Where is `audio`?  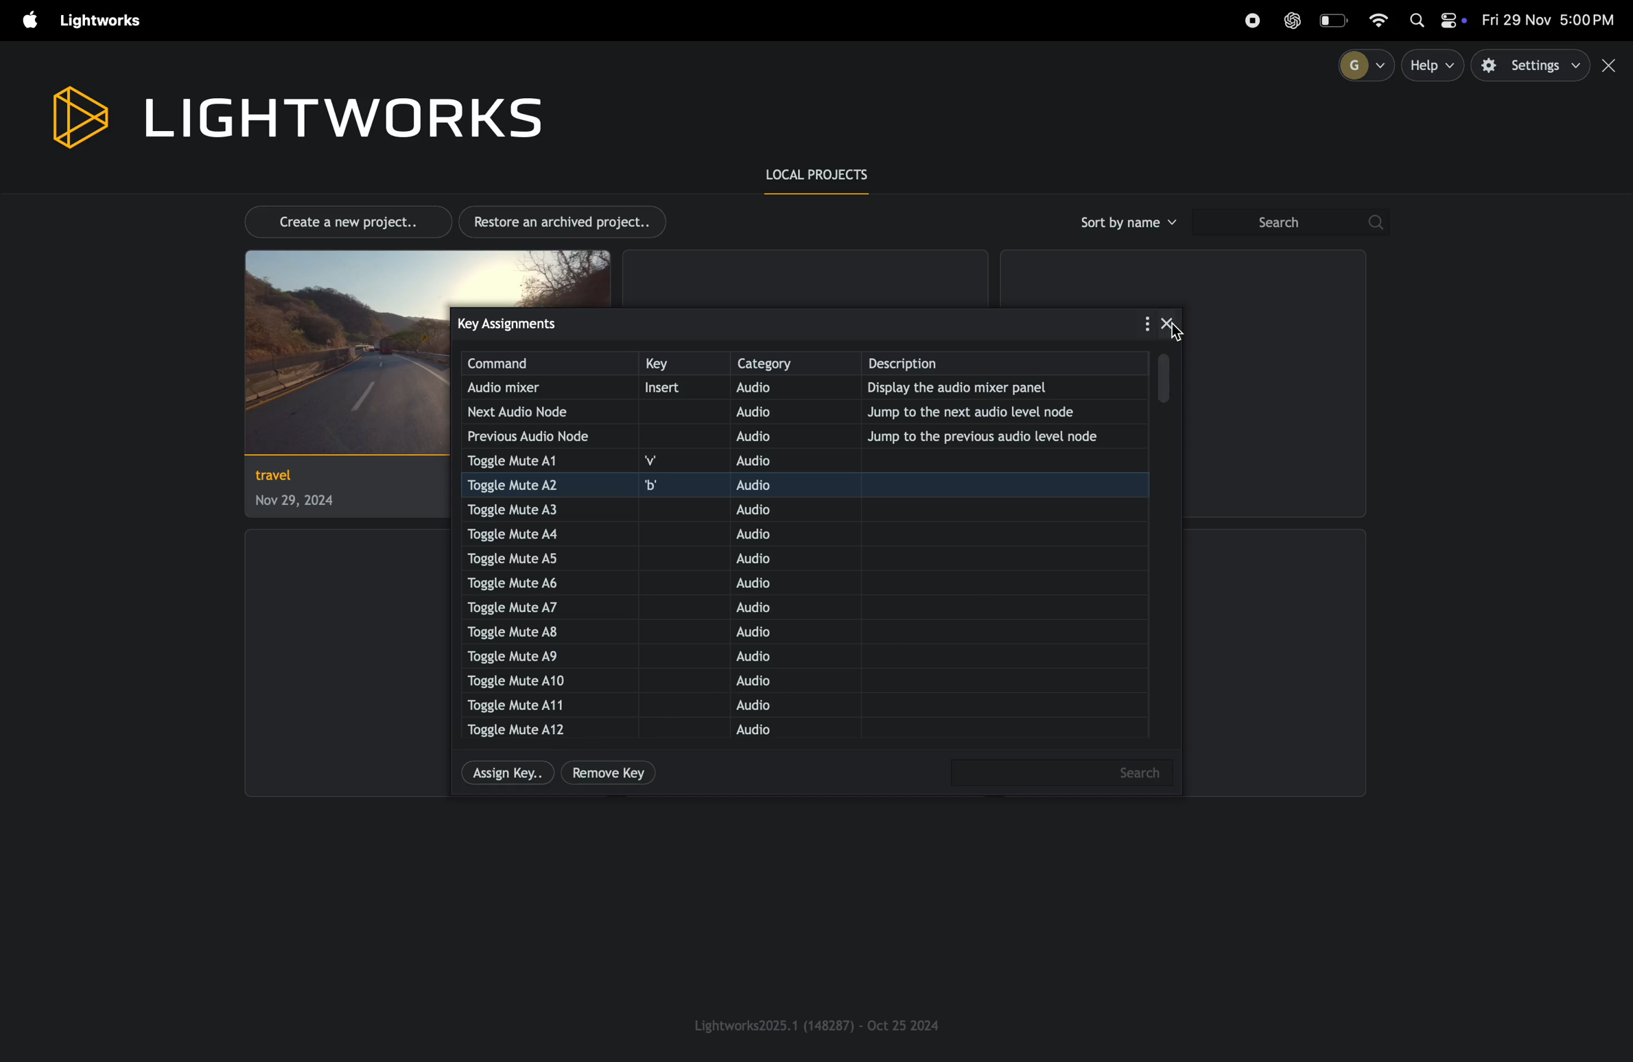 audio is located at coordinates (776, 435).